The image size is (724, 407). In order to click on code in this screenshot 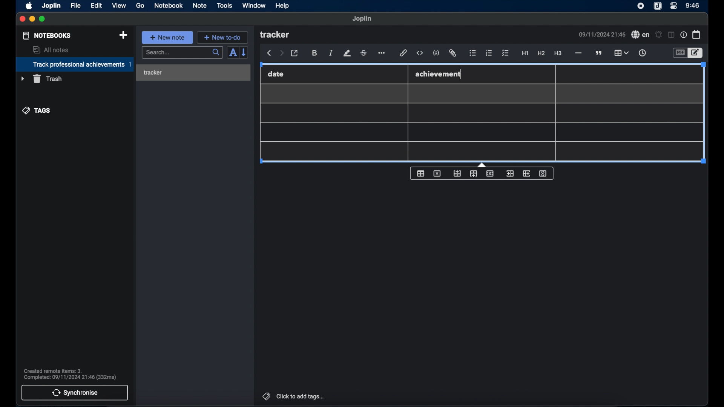, I will do `click(437, 53)`.